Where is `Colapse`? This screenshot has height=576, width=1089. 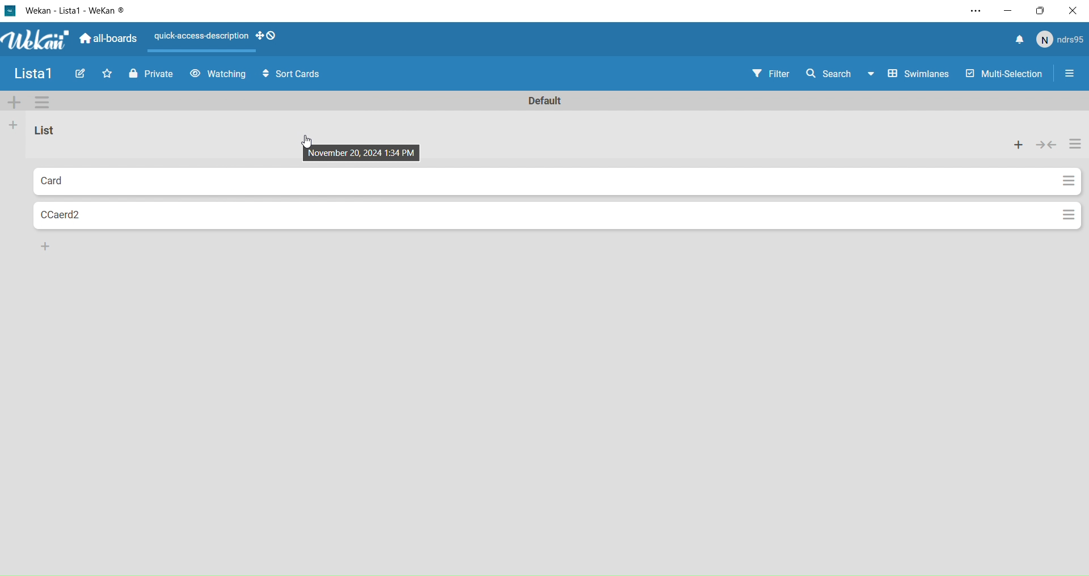
Colapse is located at coordinates (1048, 145).